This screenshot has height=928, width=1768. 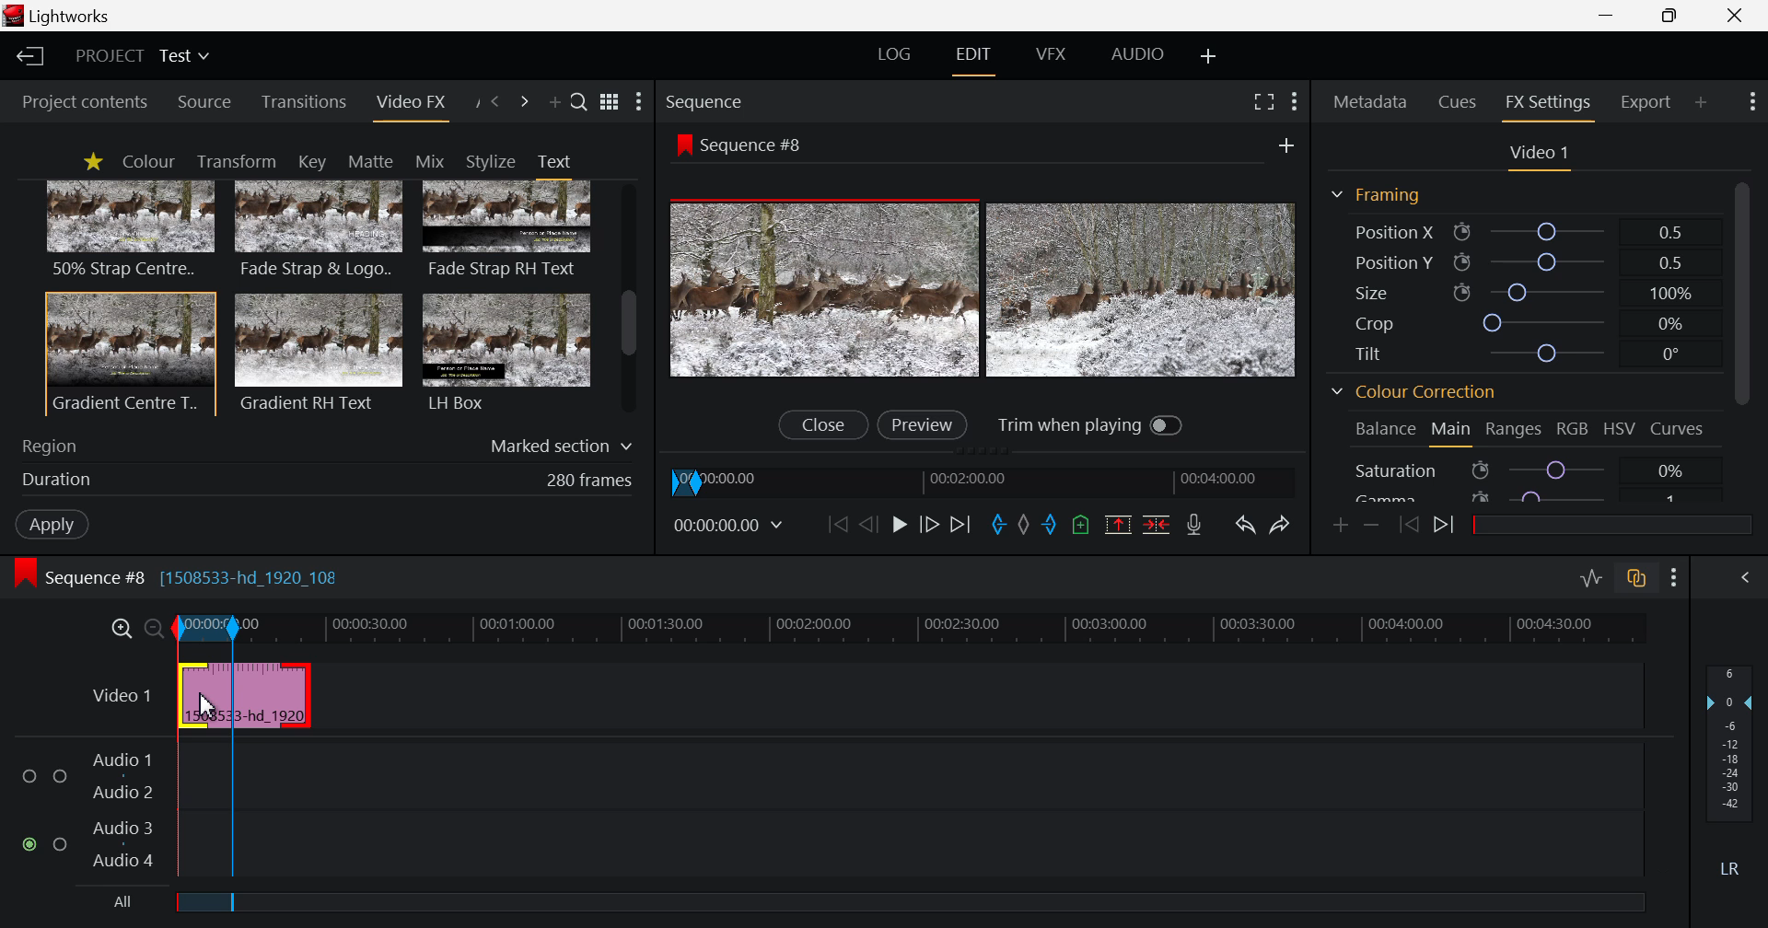 What do you see at coordinates (906, 629) in the screenshot?
I see `Project Timeline` at bounding box center [906, 629].